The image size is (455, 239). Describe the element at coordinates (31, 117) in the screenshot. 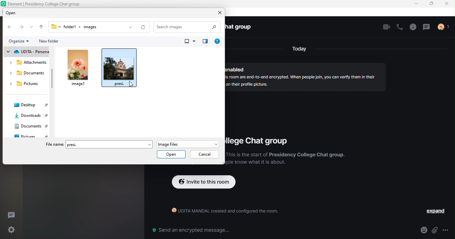

I see `downloads` at that location.